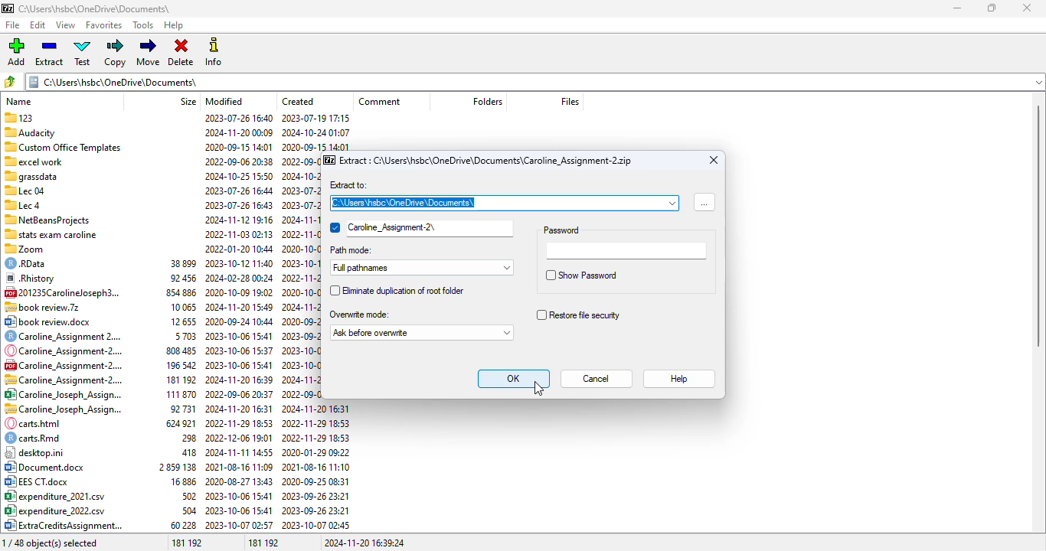 Image resolution: width=1046 pixels, height=551 pixels. What do you see at coordinates (178, 510) in the screenshot?
I see `expenditure 2022.csv 504 2023-10-06 15:41 2023-09-26 23:21` at bounding box center [178, 510].